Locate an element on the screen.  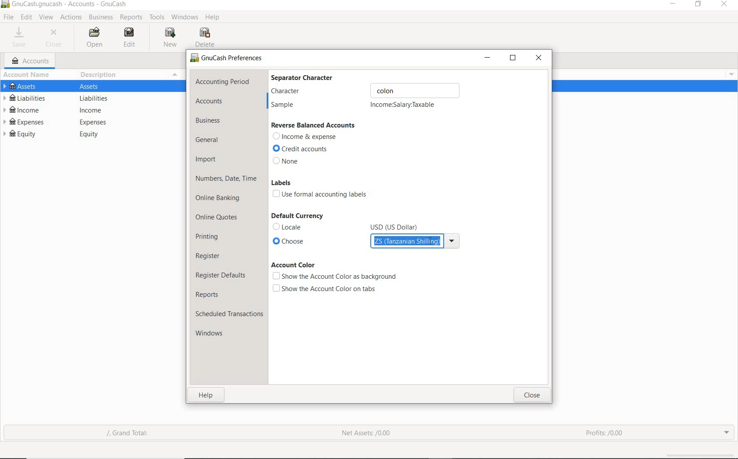
preferences is located at coordinates (193, 59).